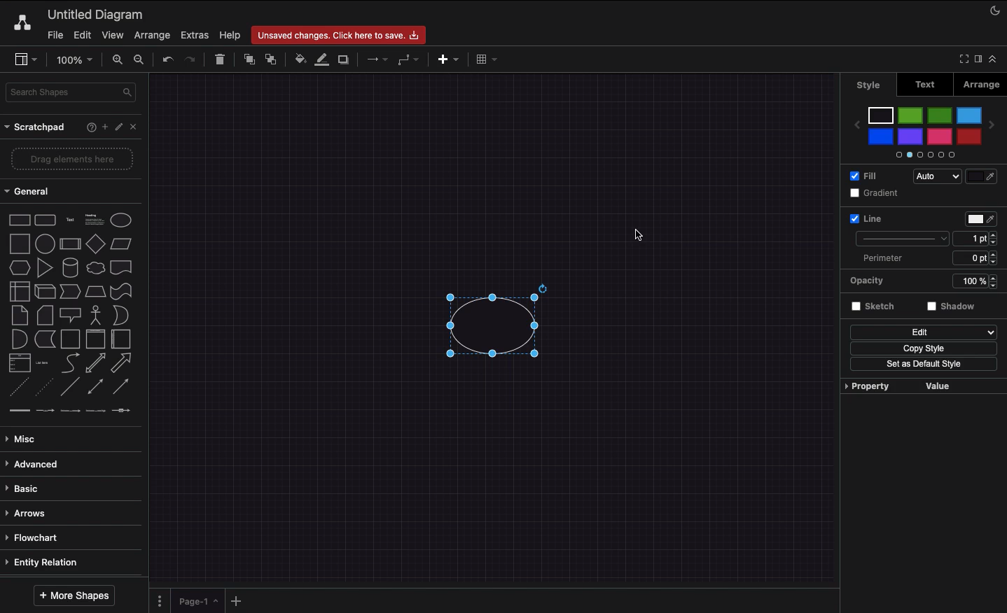 This screenshot has height=613, width=1007. I want to click on Sidebar , so click(25, 60).